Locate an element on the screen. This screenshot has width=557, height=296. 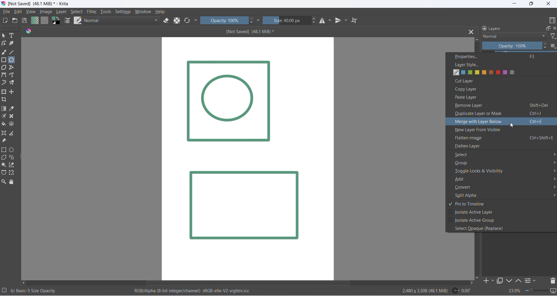
horizontal mirror tool is located at coordinates (326, 21).